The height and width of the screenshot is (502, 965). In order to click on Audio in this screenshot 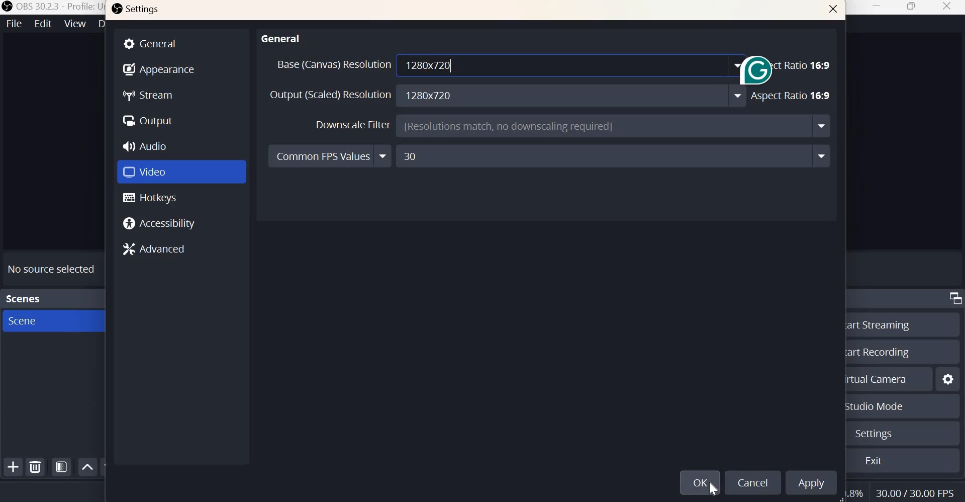, I will do `click(148, 144)`.